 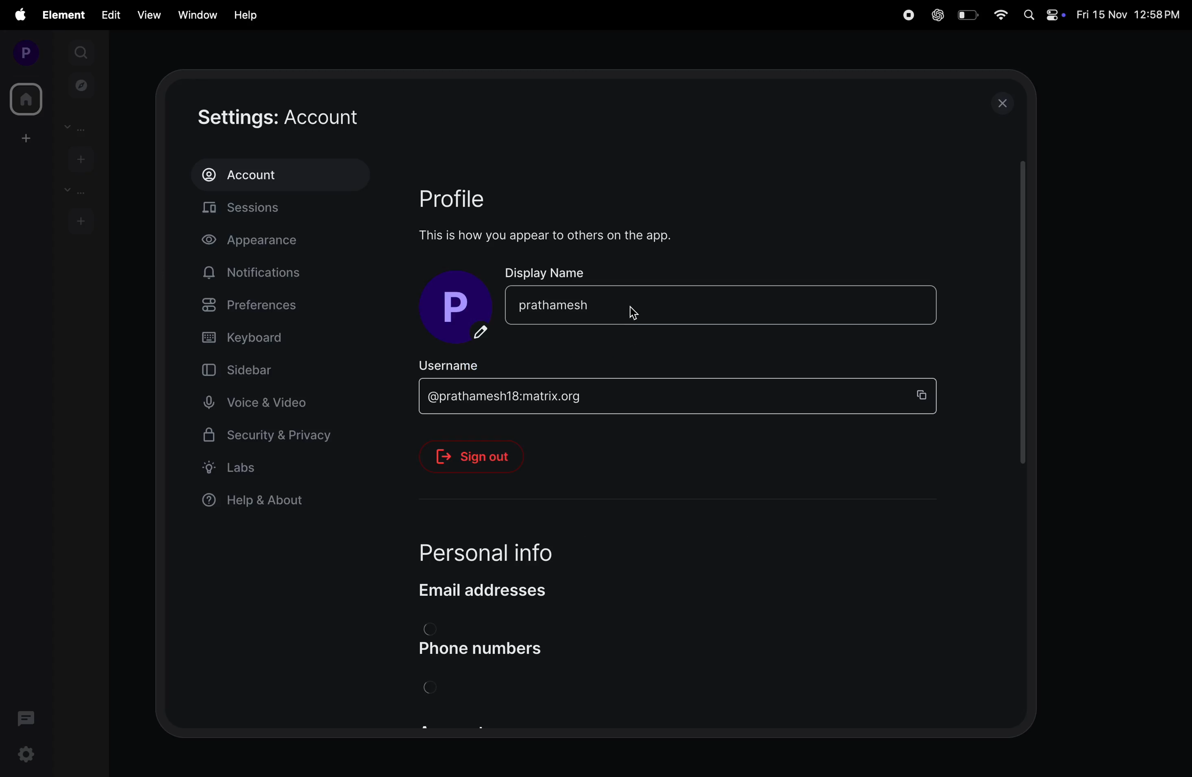 What do you see at coordinates (275, 338) in the screenshot?
I see `keyboard` at bounding box center [275, 338].